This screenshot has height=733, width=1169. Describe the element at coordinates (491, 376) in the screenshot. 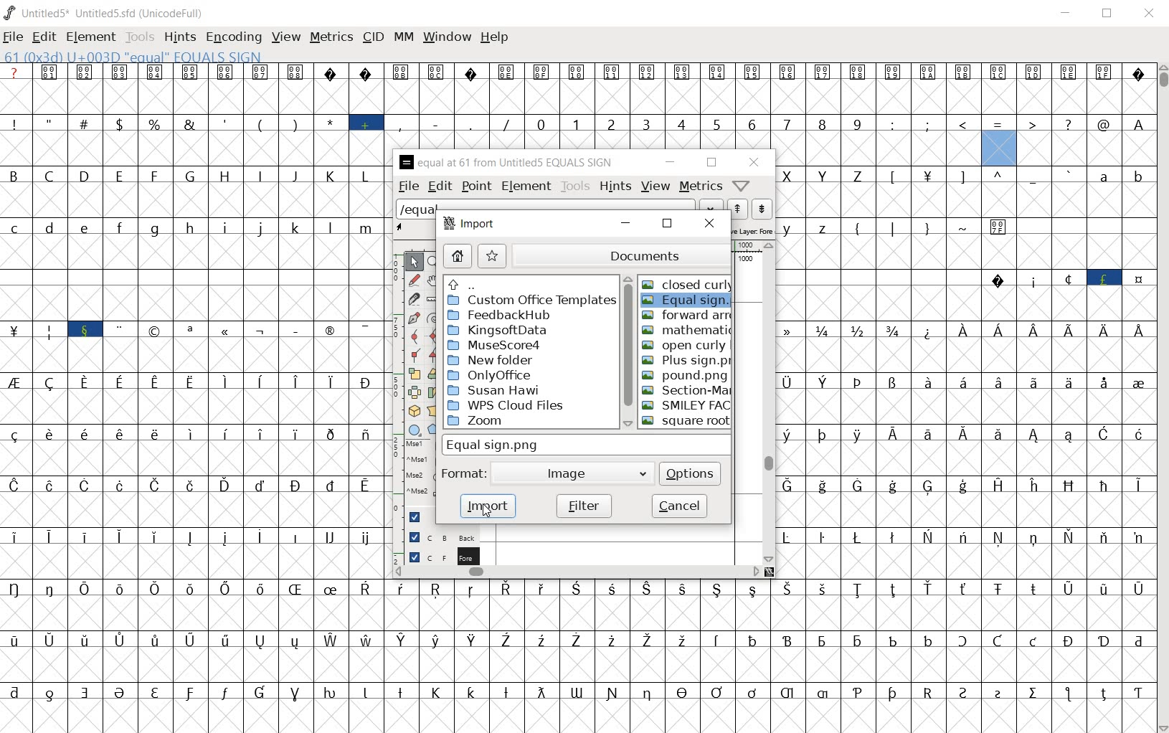

I see `ONLYOFFICE` at that location.